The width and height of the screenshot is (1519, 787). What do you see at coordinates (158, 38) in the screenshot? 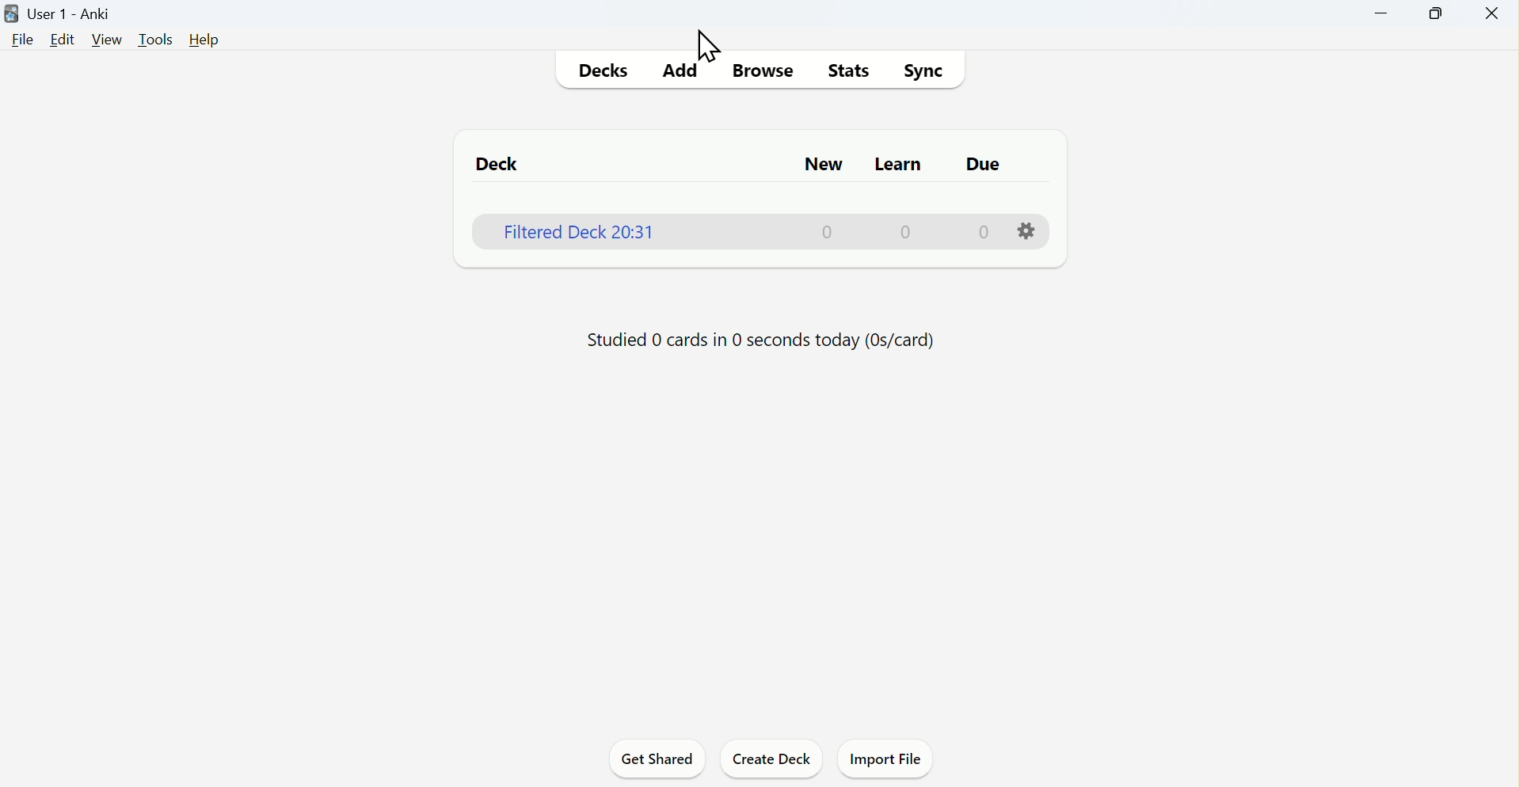
I see `Tools` at bounding box center [158, 38].